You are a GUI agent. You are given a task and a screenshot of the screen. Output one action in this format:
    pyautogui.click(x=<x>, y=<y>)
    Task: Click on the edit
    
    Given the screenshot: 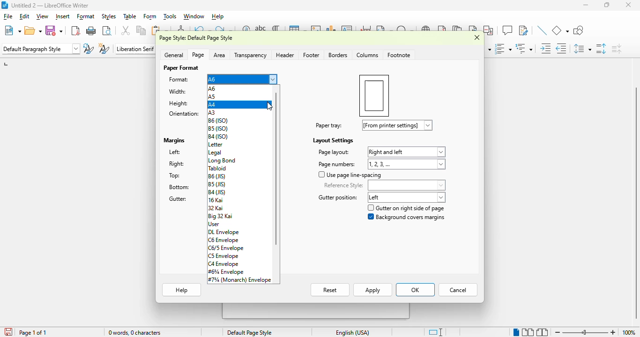 What is the action you would take?
    pyautogui.click(x=24, y=16)
    